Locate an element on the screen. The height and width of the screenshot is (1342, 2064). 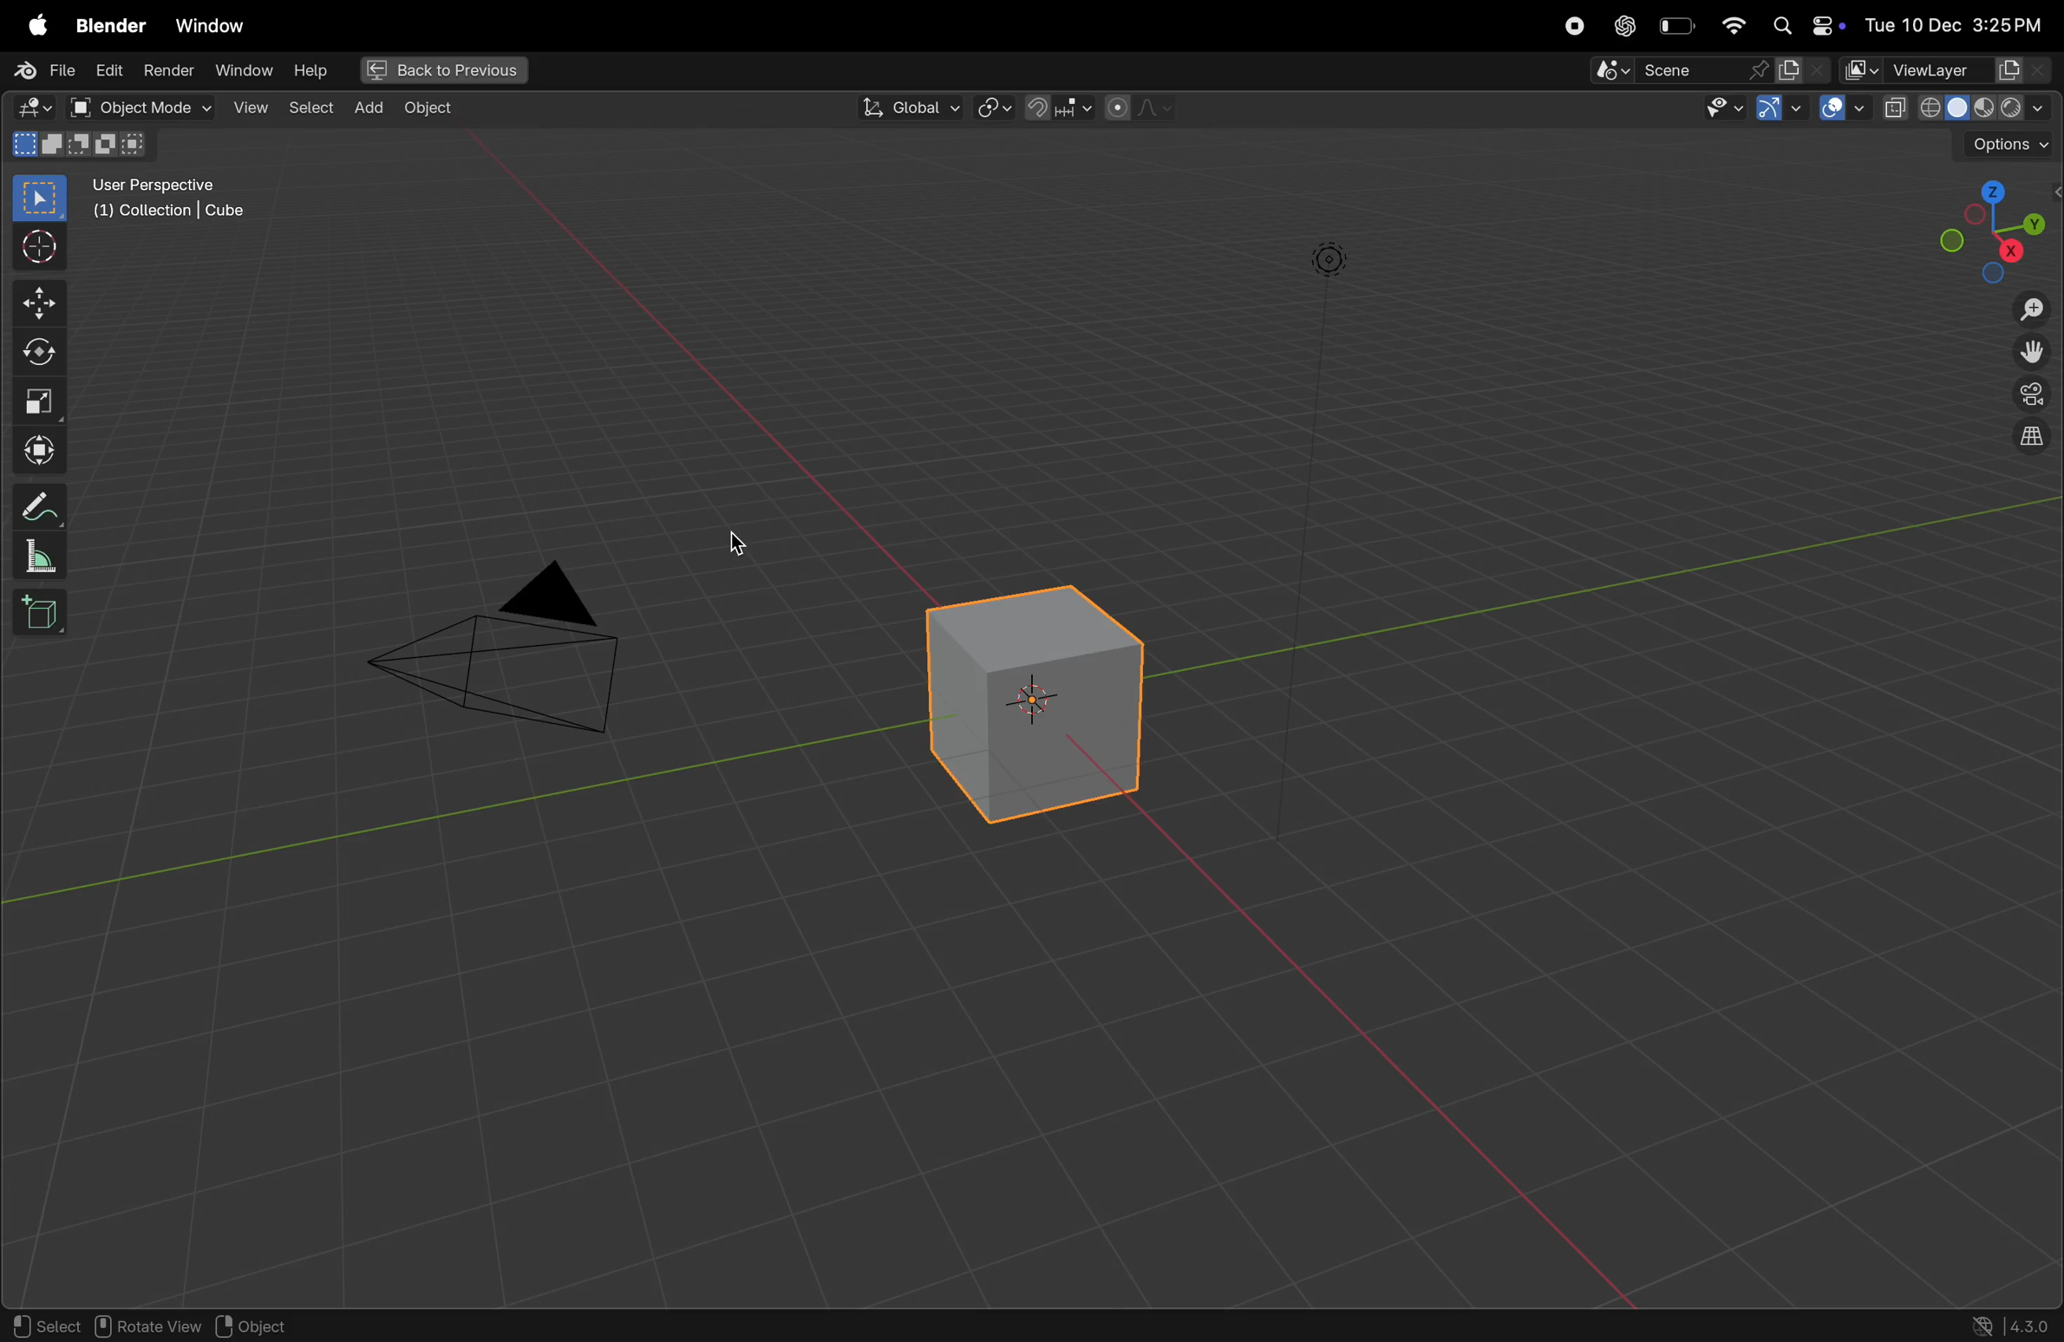
show overlays is located at coordinates (1843, 110).